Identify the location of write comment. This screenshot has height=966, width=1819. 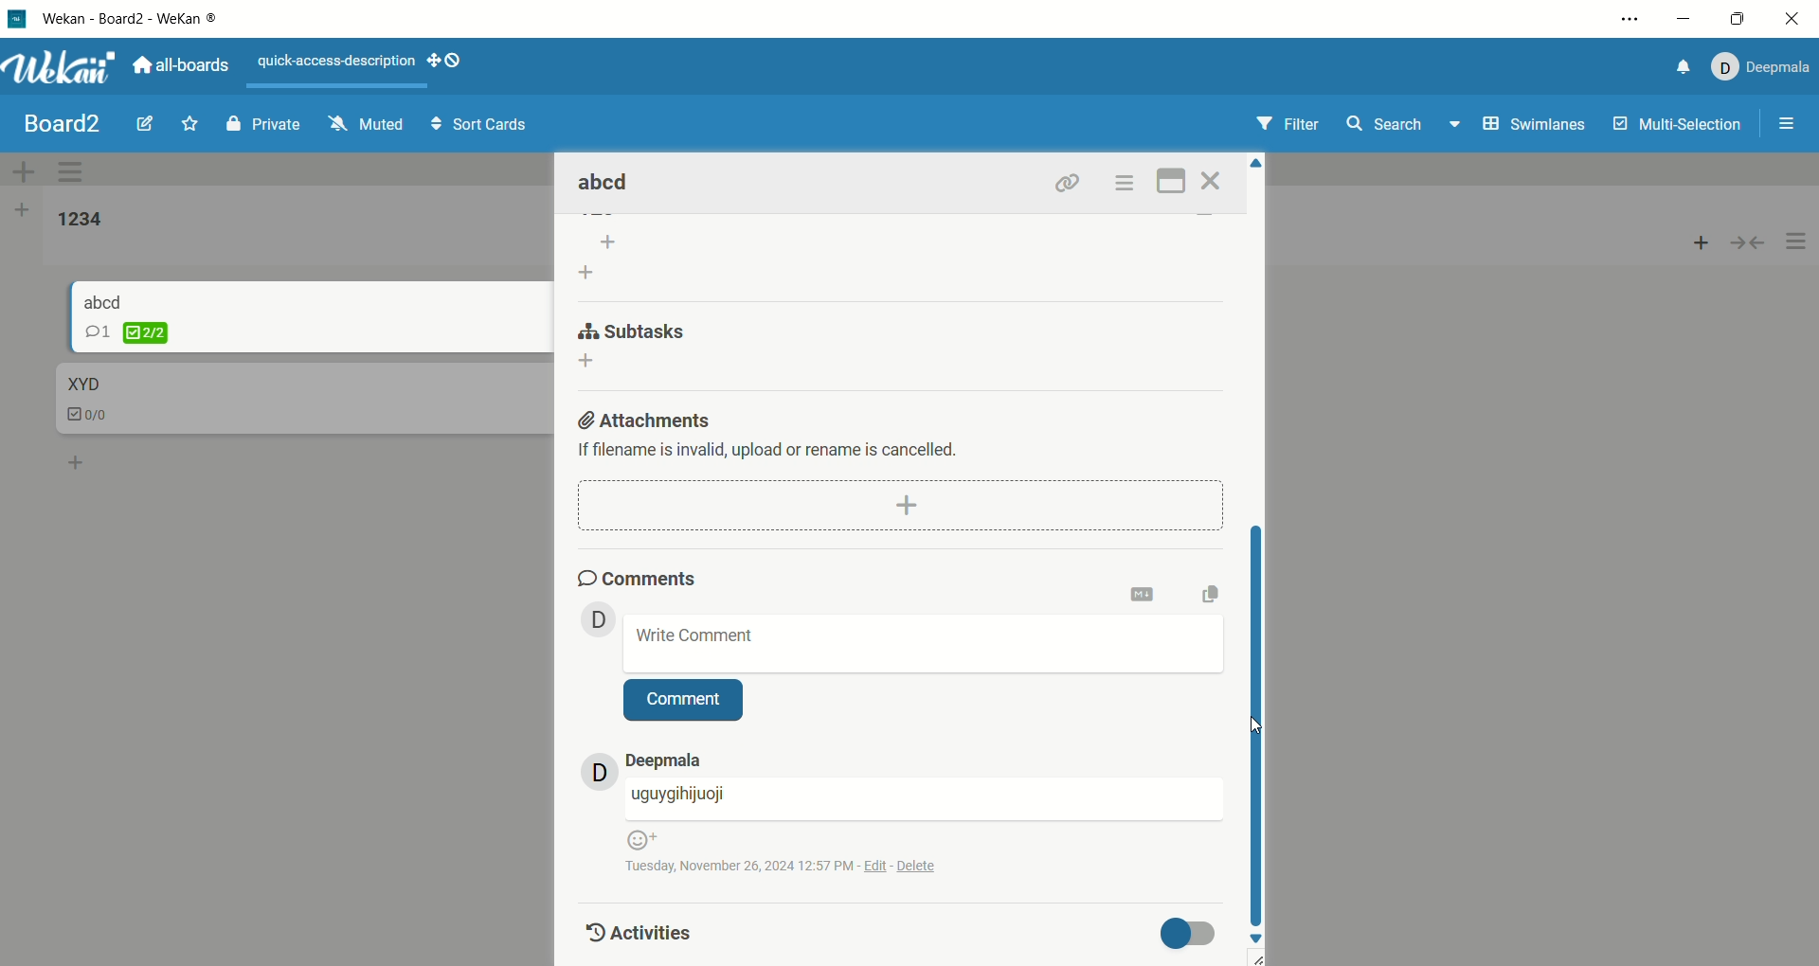
(925, 643).